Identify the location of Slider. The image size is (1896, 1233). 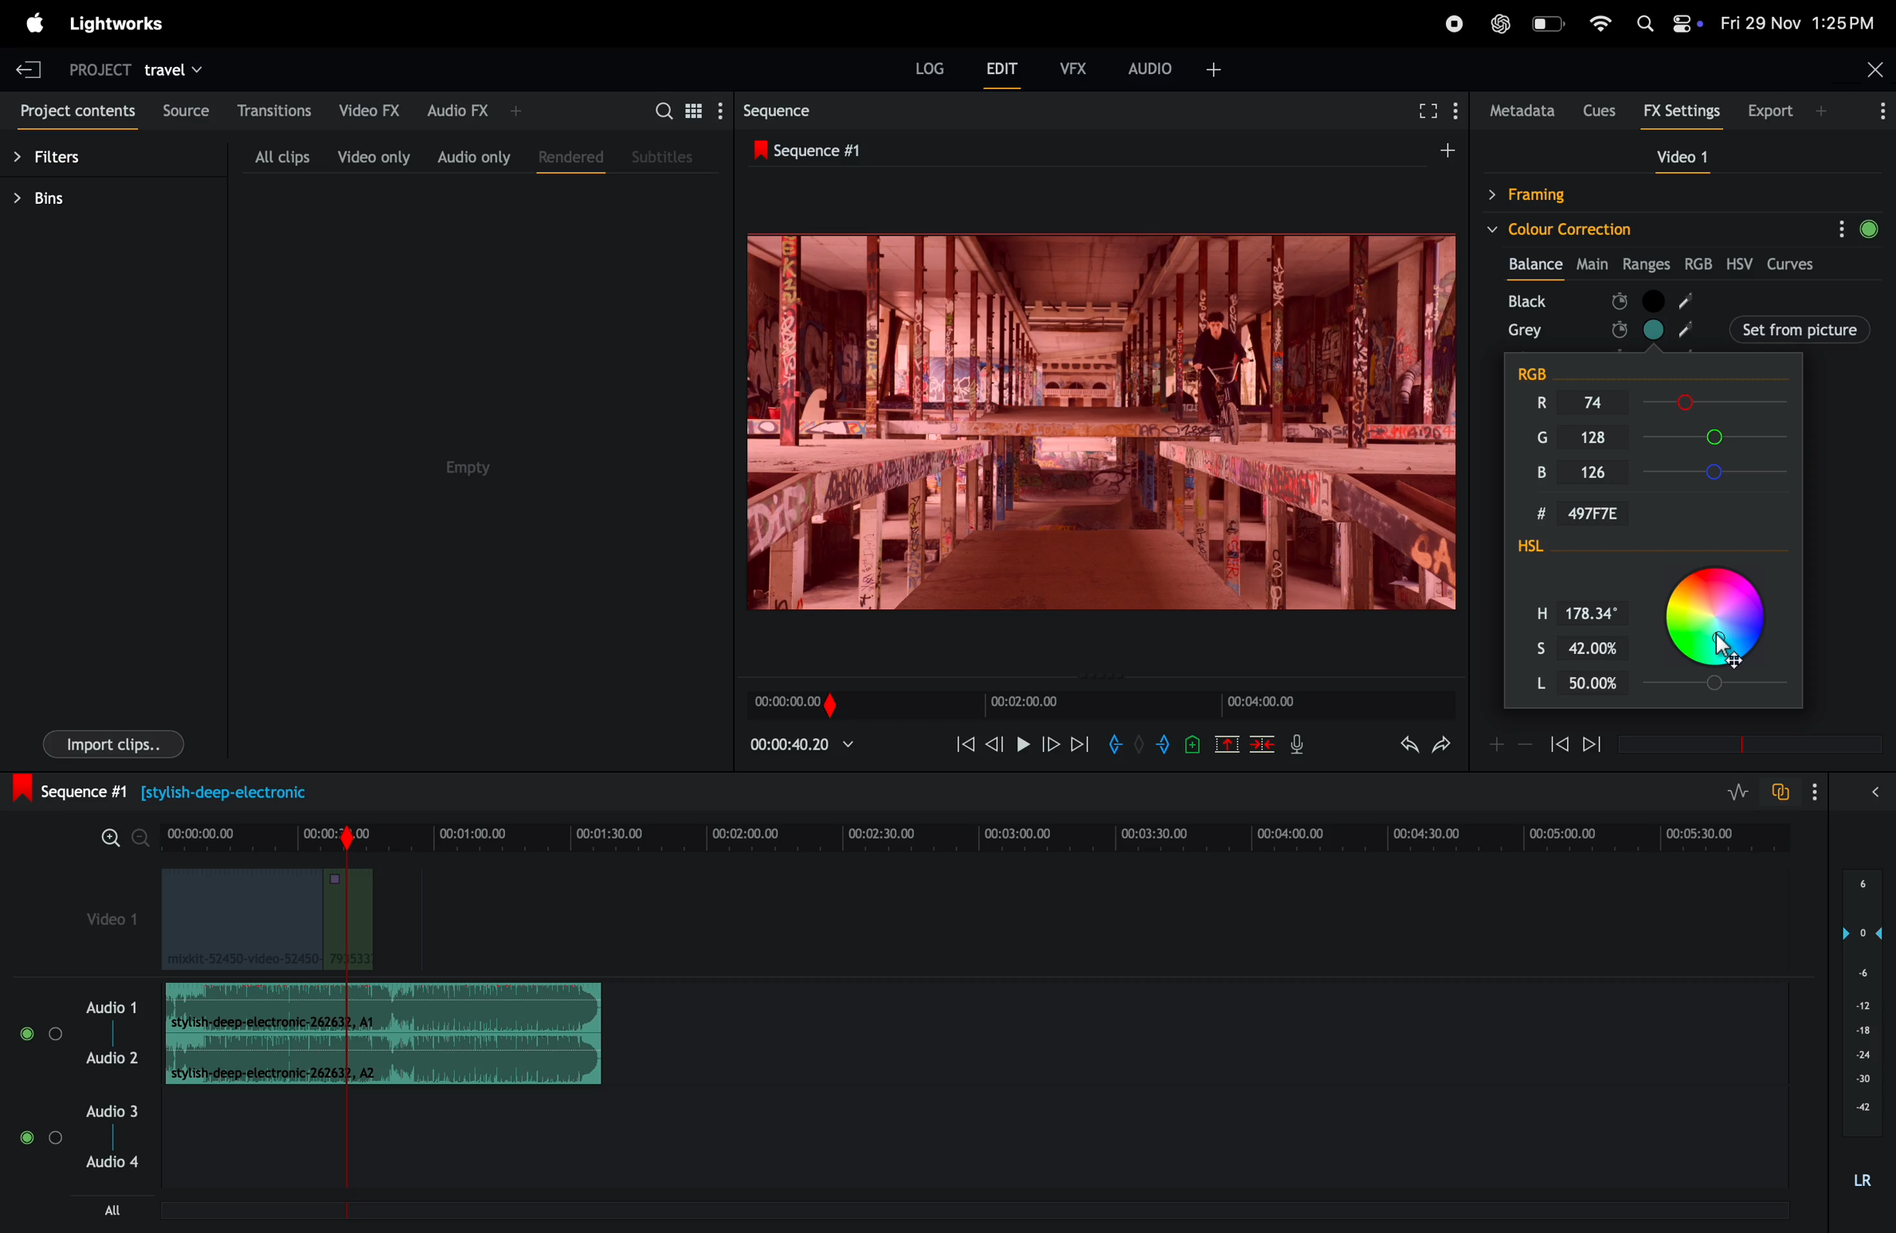
(1722, 685).